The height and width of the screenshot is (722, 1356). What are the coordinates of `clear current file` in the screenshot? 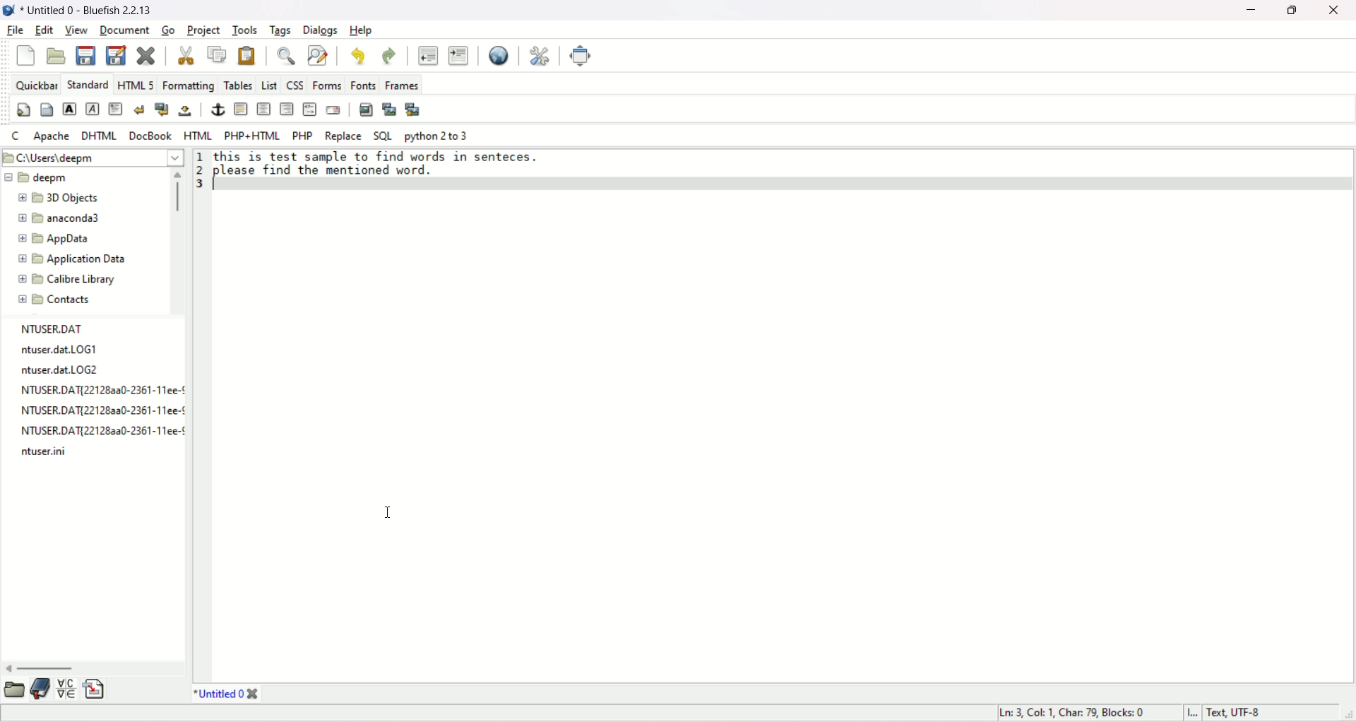 It's located at (146, 55).